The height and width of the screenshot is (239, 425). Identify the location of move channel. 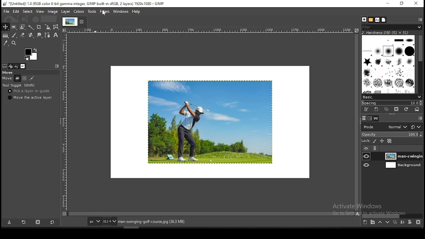
(25, 78).